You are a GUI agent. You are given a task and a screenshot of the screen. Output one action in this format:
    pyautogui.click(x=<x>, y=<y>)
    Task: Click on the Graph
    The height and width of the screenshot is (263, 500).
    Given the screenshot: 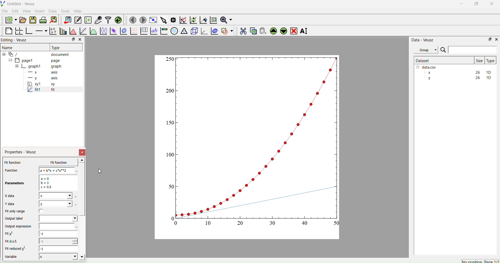 What is the action you would take?
    pyautogui.click(x=253, y=141)
    